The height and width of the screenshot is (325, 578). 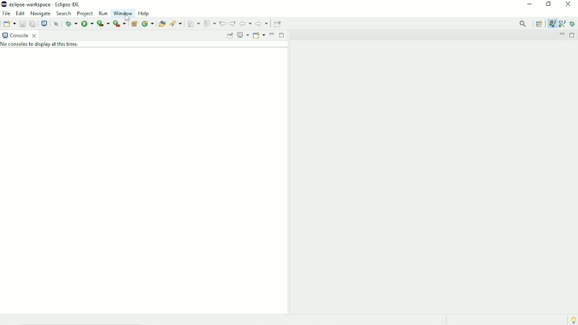 What do you see at coordinates (41, 13) in the screenshot?
I see `Navigate` at bounding box center [41, 13].